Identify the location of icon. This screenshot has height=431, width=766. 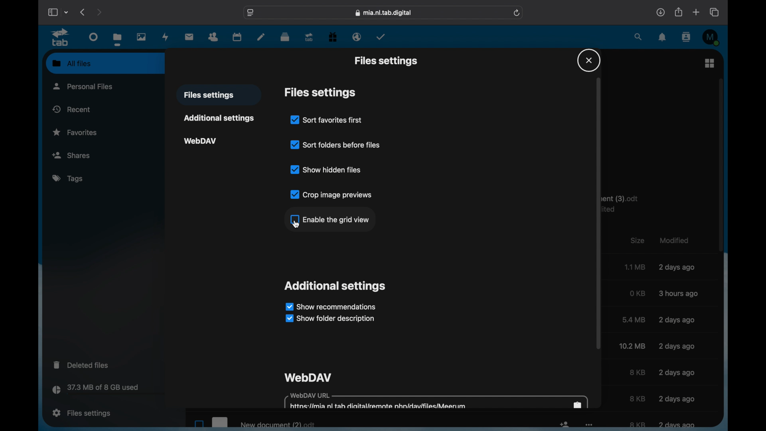
(564, 426).